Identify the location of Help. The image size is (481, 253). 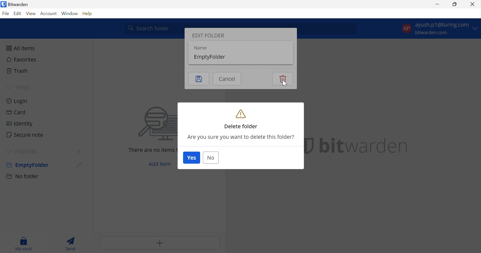
(90, 14).